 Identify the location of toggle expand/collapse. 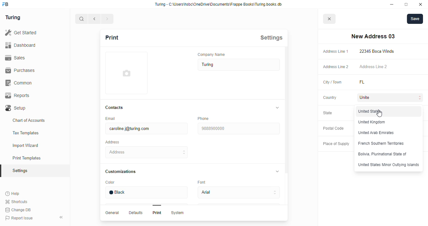
(276, 108).